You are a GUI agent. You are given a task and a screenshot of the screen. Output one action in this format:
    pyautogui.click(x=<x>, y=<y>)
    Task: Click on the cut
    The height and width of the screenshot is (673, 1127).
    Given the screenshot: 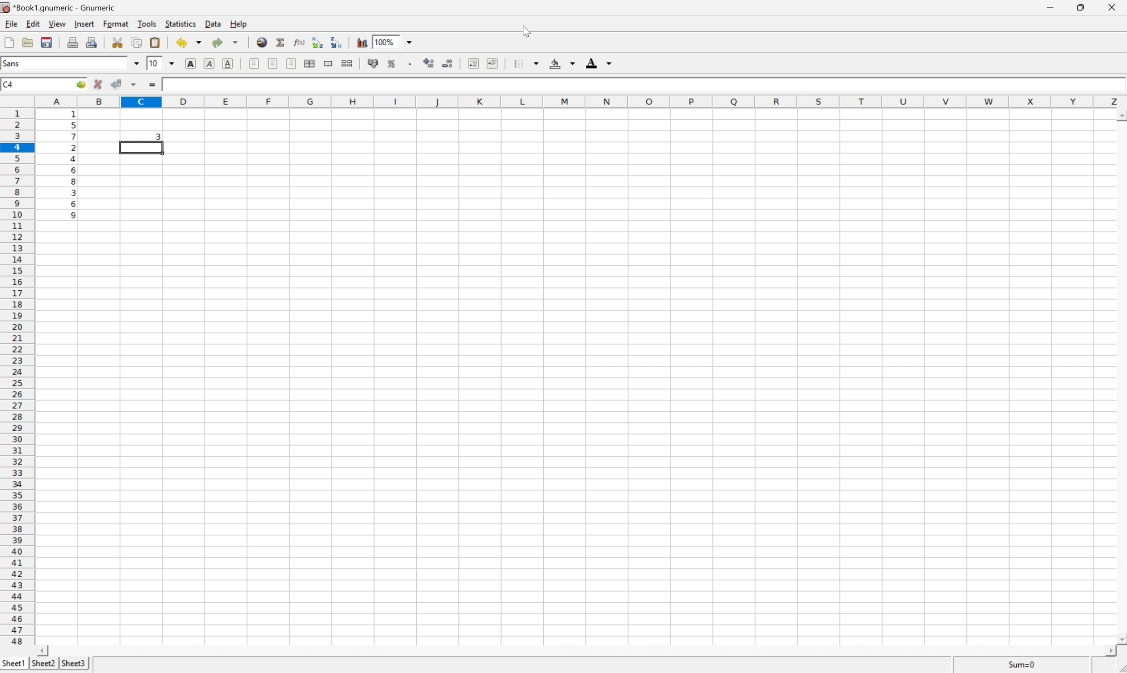 What is the action you would take?
    pyautogui.click(x=118, y=42)
    